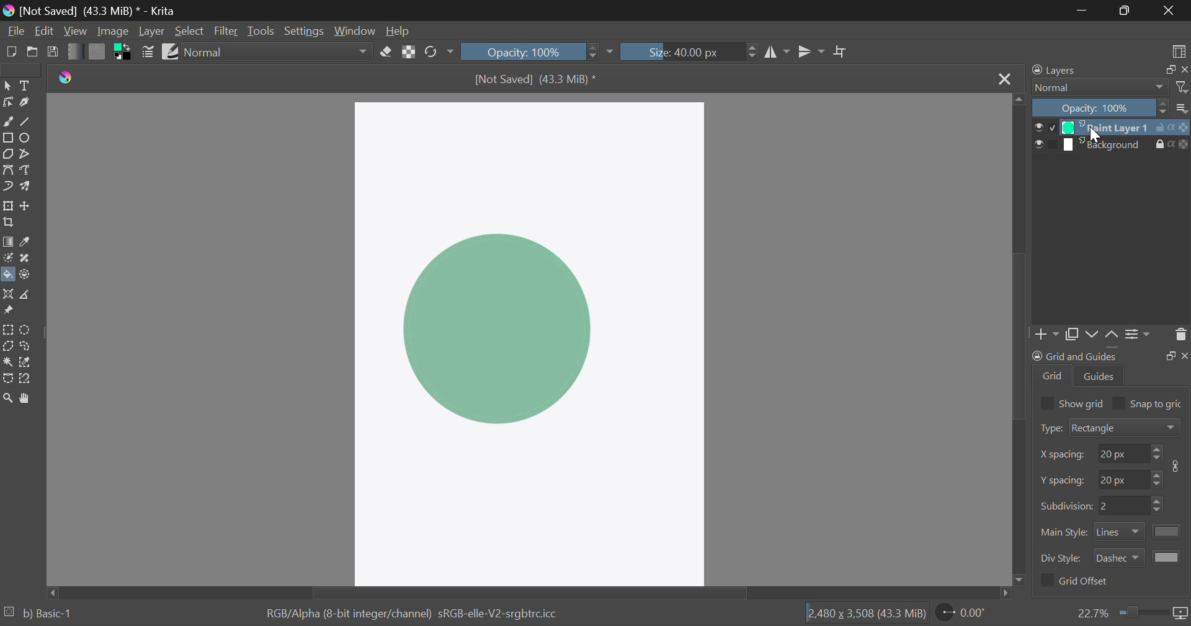 This screenshot has height=626, width=1191. I want to click on Brush Settings, so click(148, 52).